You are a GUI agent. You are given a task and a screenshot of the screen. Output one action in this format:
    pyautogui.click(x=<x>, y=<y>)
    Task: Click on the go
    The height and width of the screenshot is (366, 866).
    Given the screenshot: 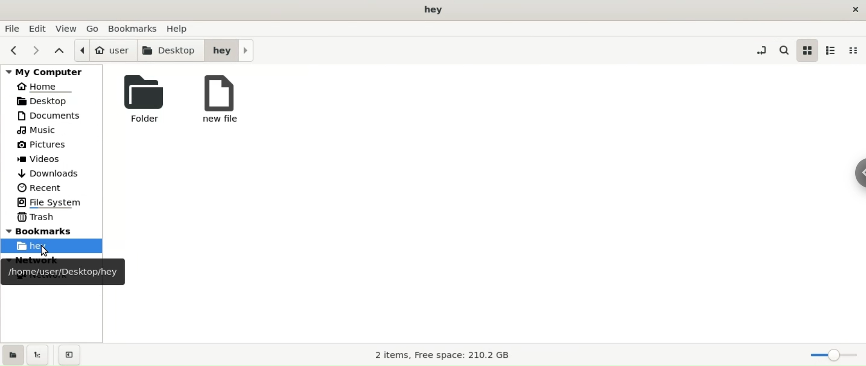 What is the action you would take?
    pyautogui.click(x=94, y=28)
    